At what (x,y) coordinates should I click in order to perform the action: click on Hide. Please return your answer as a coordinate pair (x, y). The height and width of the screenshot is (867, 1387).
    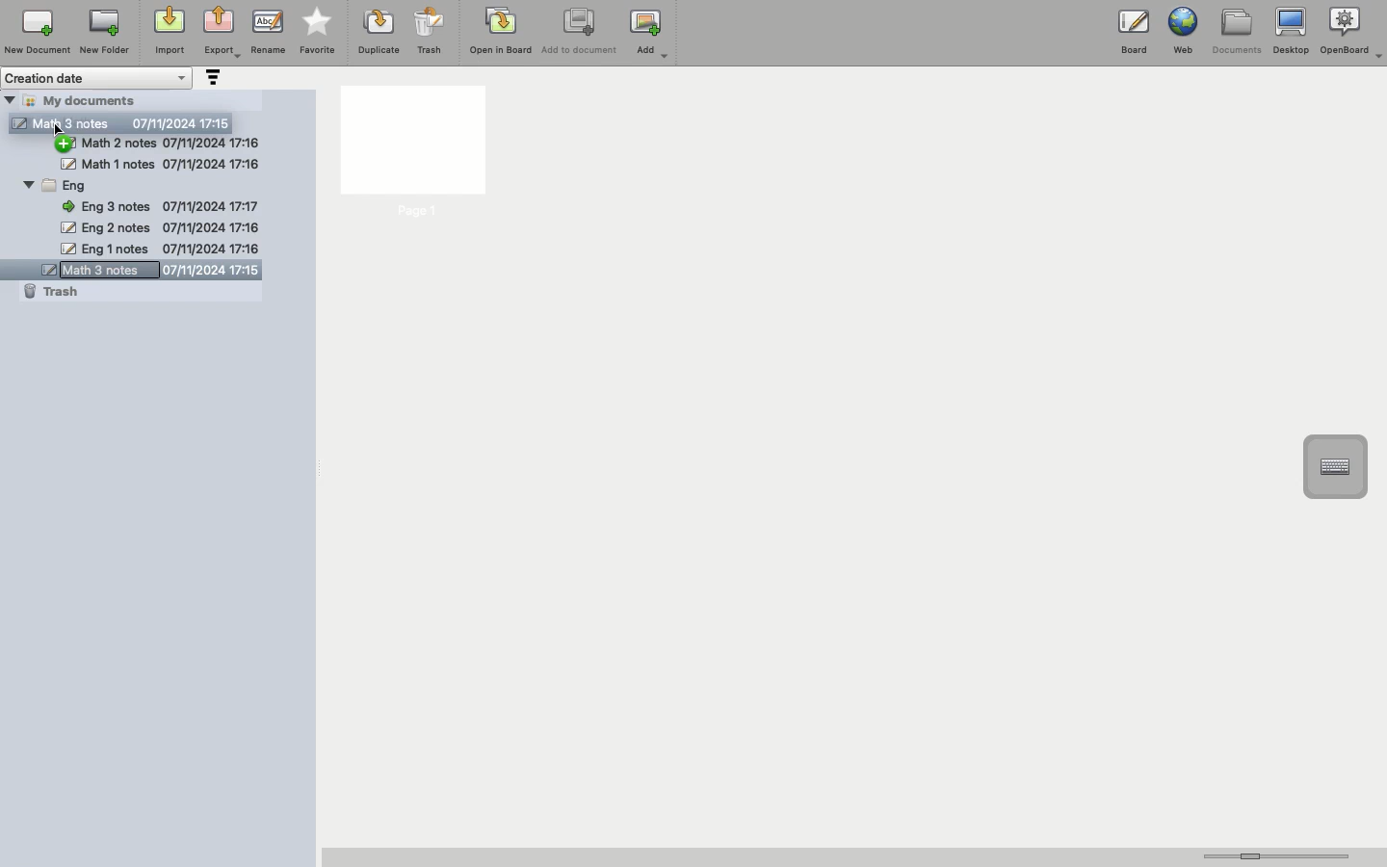
    Looking at the image, I should click on (67, 144).